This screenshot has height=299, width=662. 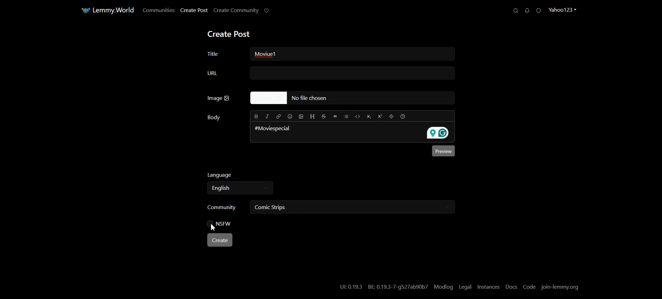 I want to click on Create Post, so click(x=230, y=33).